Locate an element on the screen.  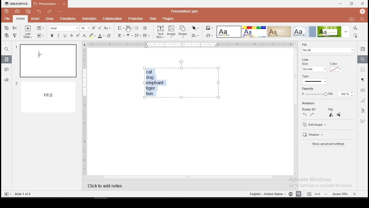
change slide layout is located at coordinates (40, 28).